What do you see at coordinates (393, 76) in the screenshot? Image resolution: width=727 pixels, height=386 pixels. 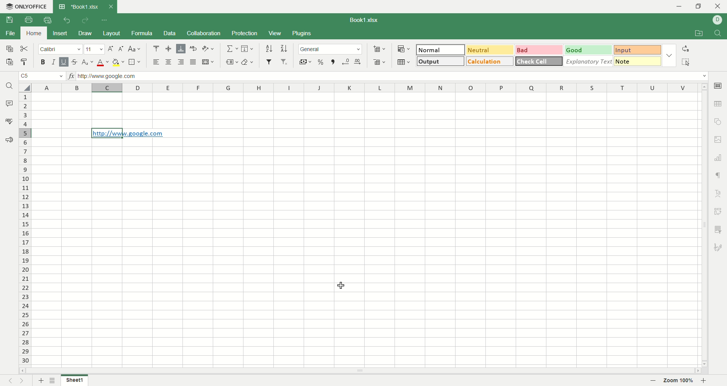 I see `formula bar` at bounding box center [393, 76].